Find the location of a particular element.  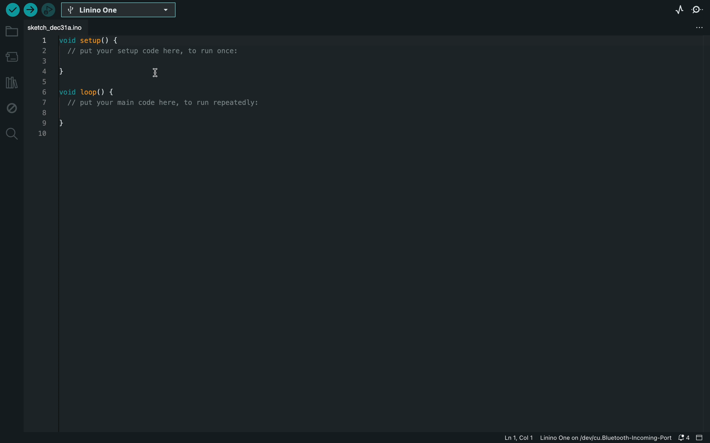

debug is located at coordinates (10, 106).